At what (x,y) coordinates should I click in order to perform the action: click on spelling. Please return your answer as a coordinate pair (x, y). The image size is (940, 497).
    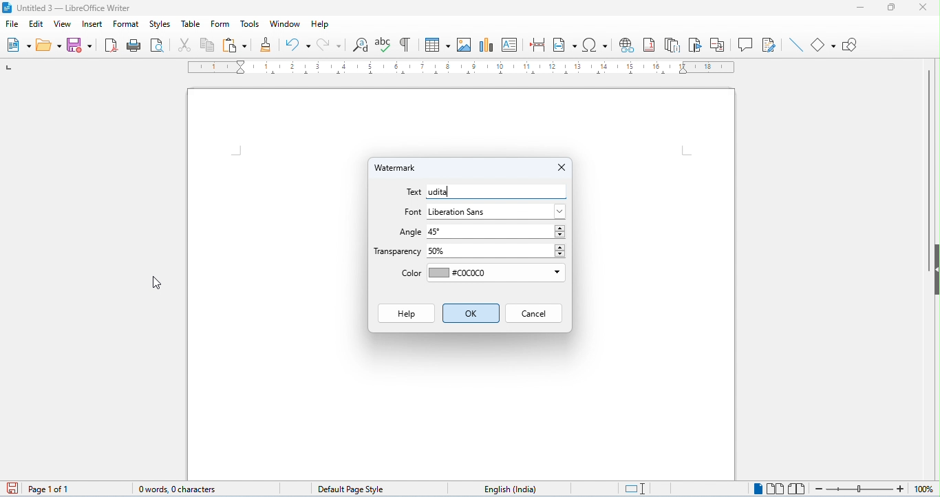
    Looking at the image, I should click on (384, 45).